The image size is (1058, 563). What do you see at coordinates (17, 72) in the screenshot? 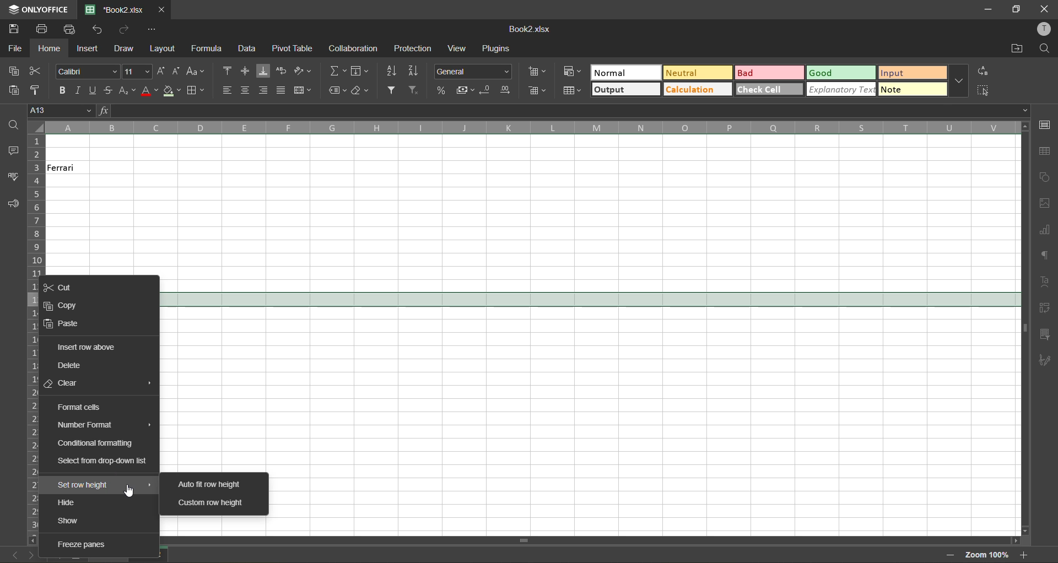
I see `copy` at bounding box center [17, 72].